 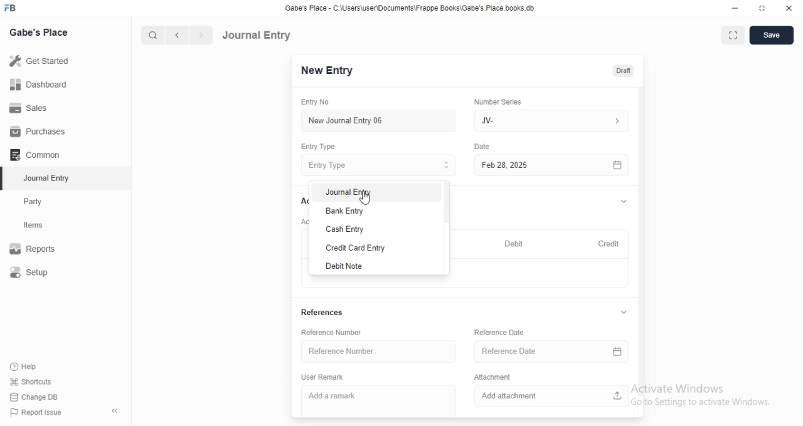 What do you see at coordinates (41, 179) in the screenshot?
I see `Journal Entry` at bounding box center [41, 179].